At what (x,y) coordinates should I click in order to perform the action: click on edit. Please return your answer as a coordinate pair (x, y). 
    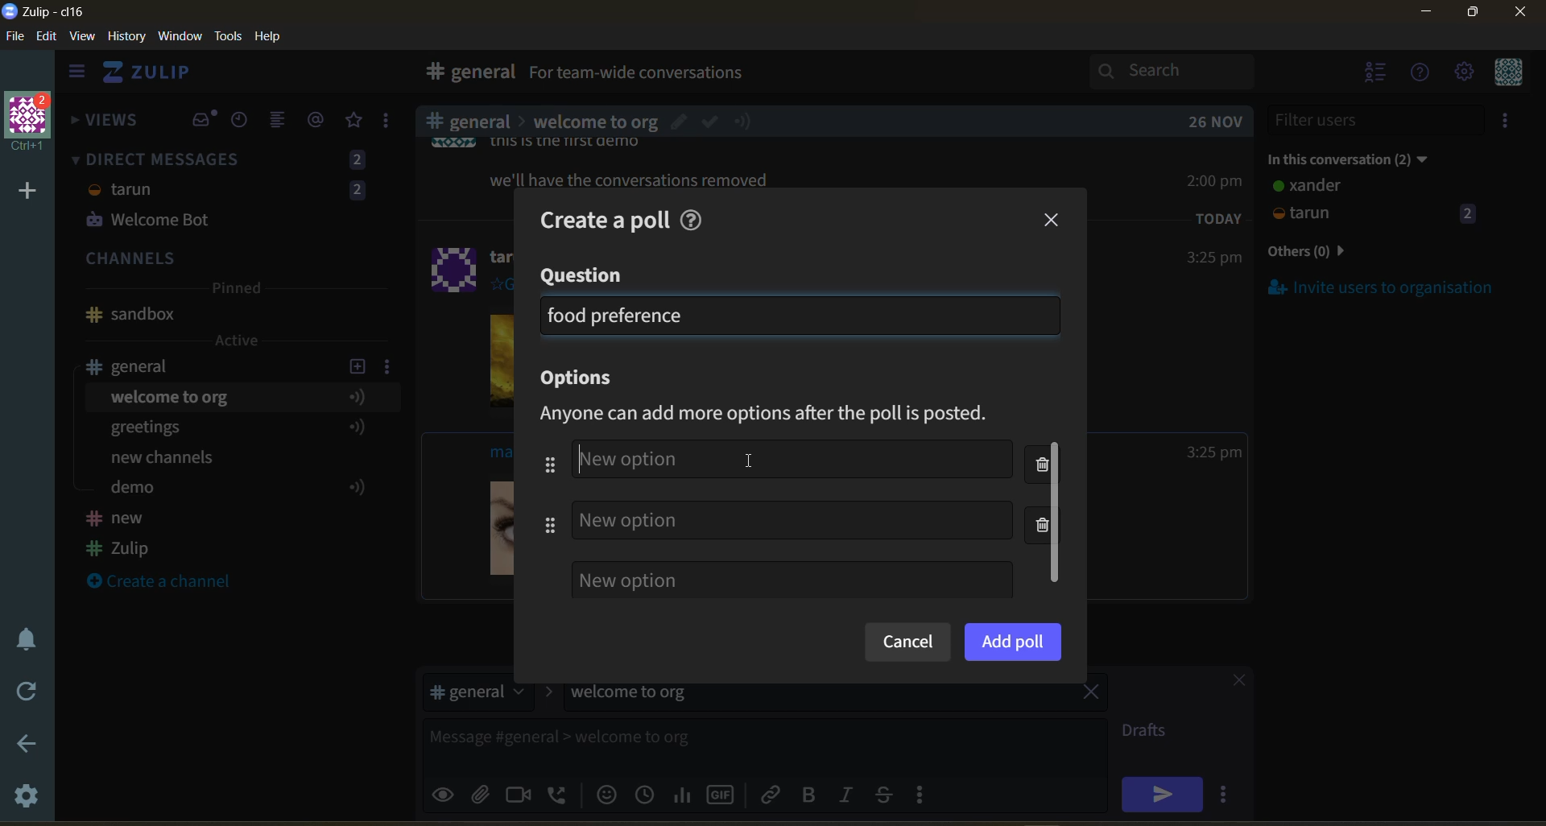
    Looking at the image, I should click on (47, 38).